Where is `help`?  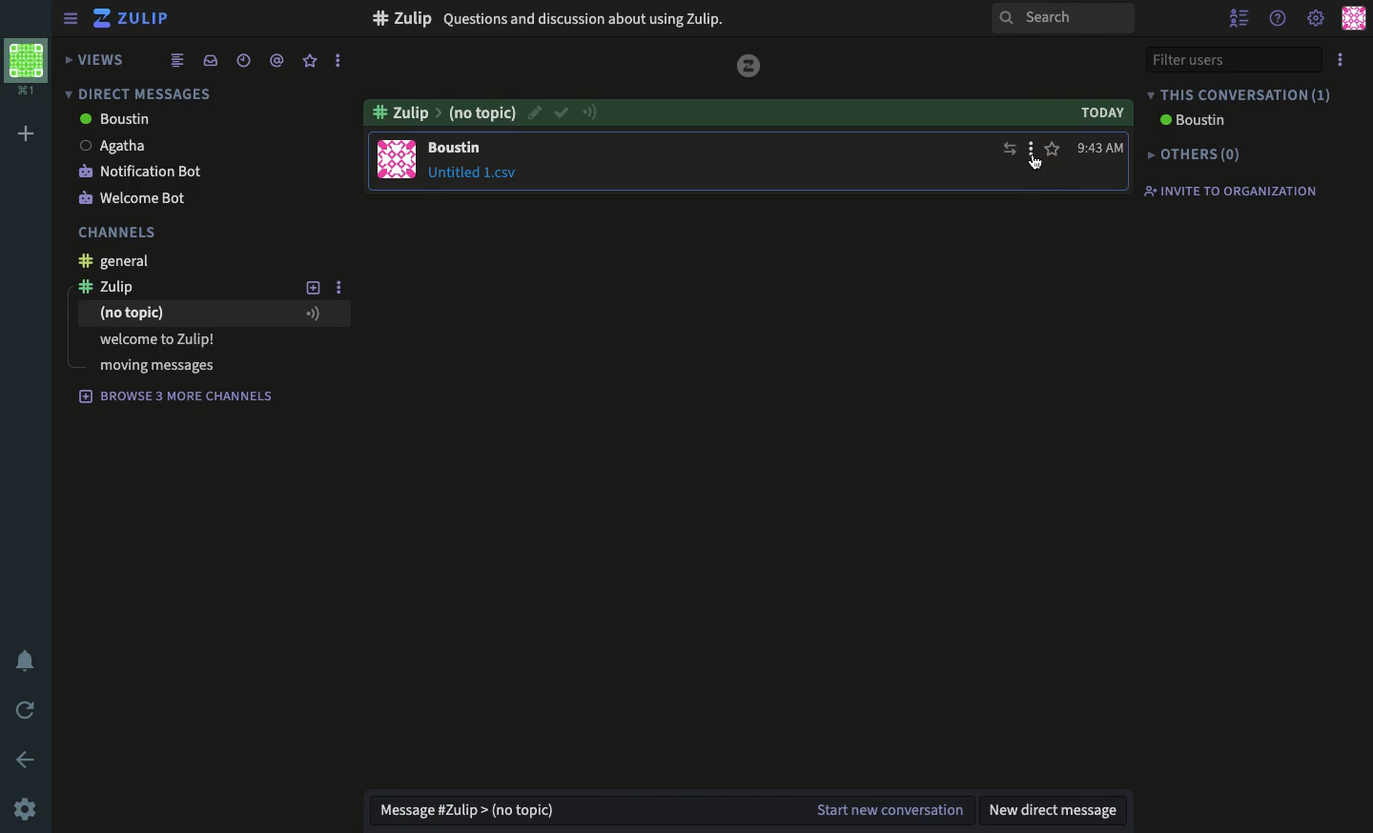
help is located at coordinates (1277, 19).